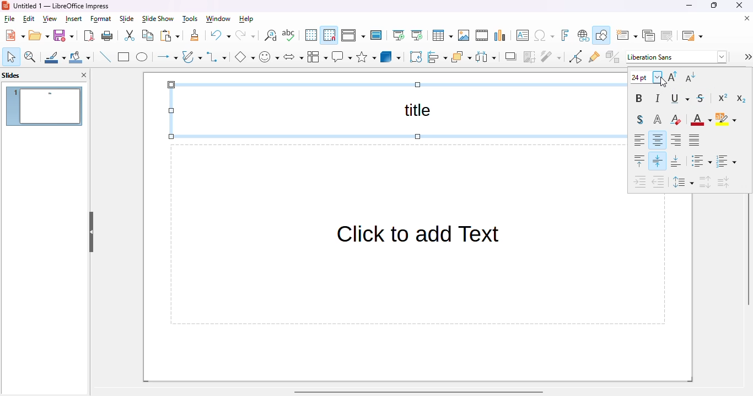  Describe the element at coordinates (438, 56) in the screenshot. I see `align objects` at that location.